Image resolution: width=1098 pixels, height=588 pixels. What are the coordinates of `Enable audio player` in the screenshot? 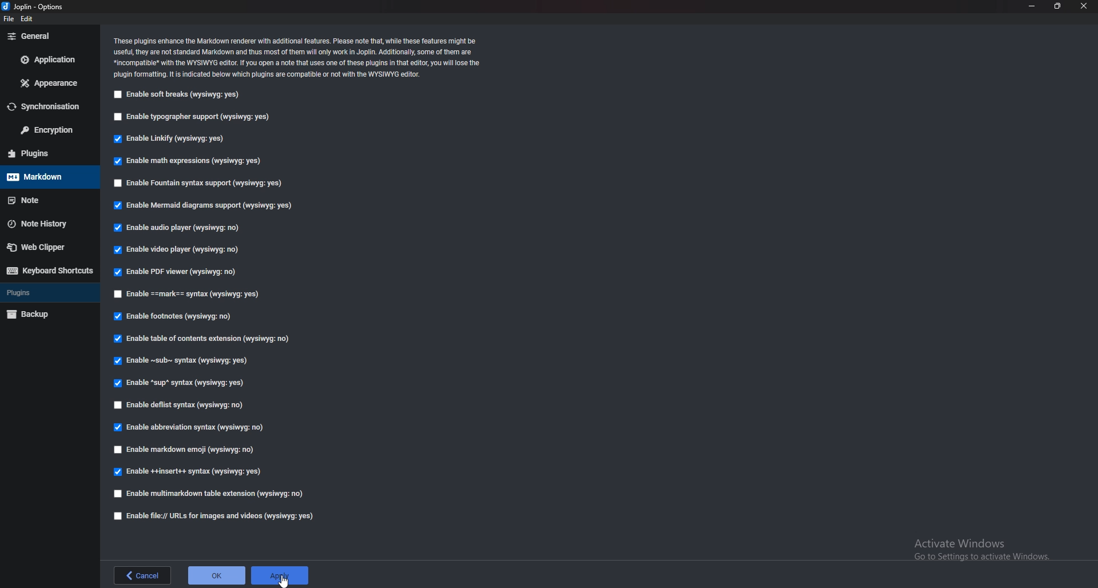 It's located at (186, 227).